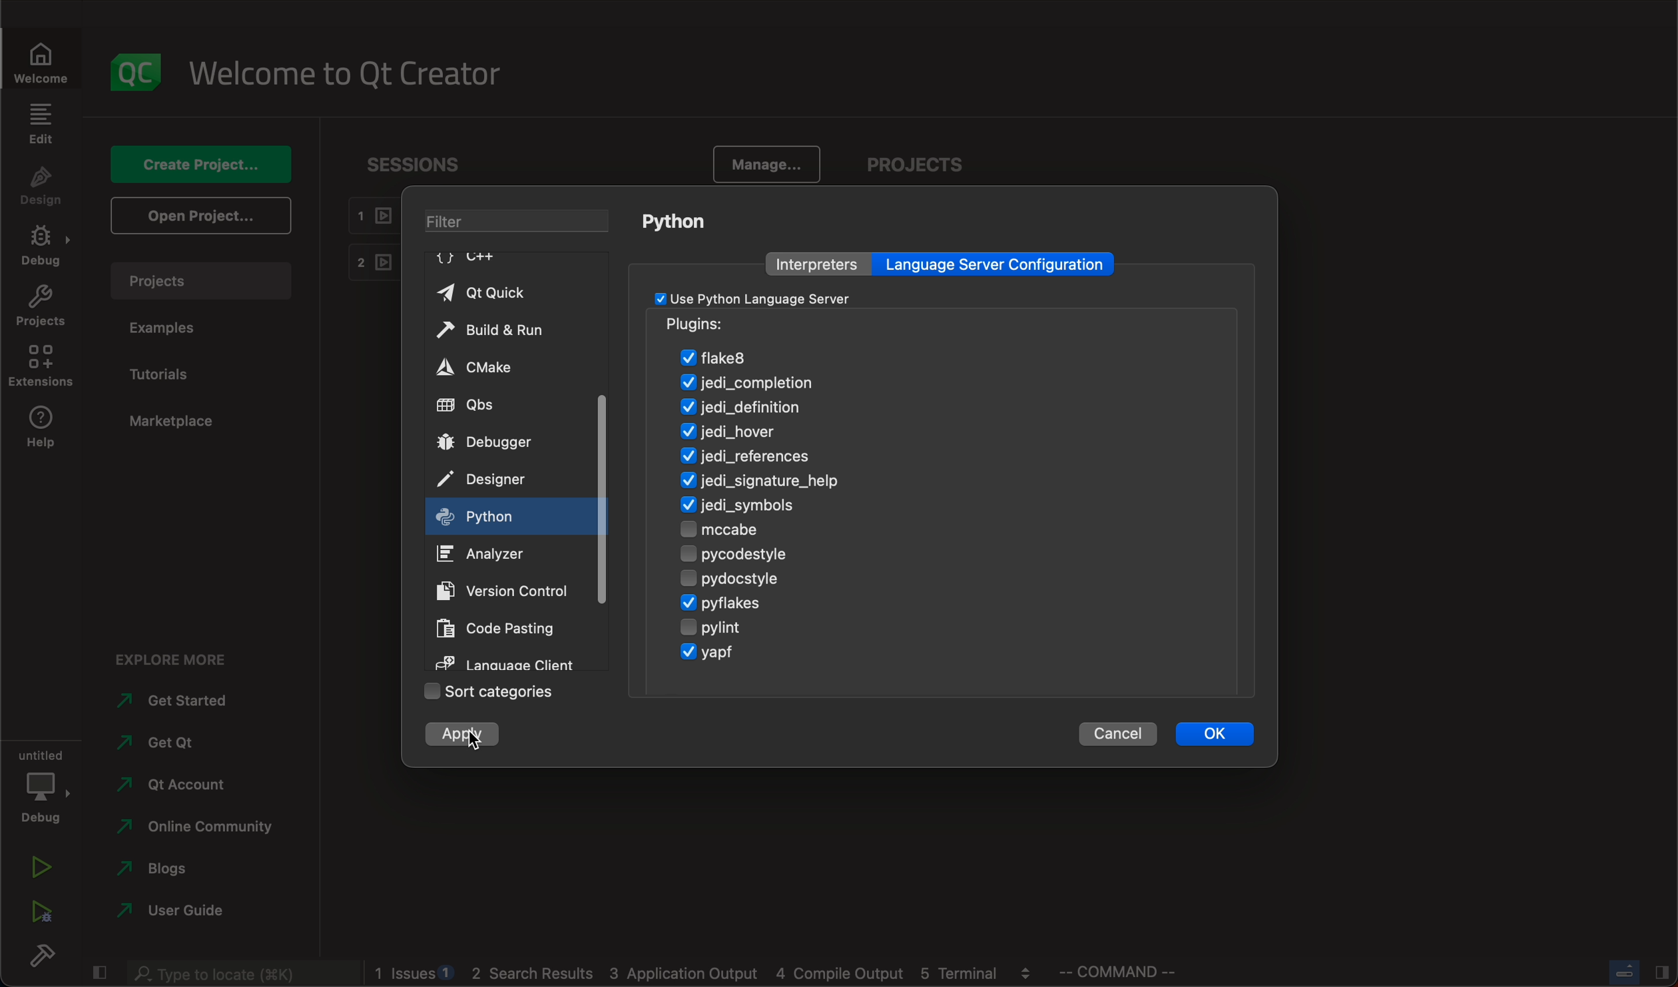  I want to click on jedi, so click(776, 382).